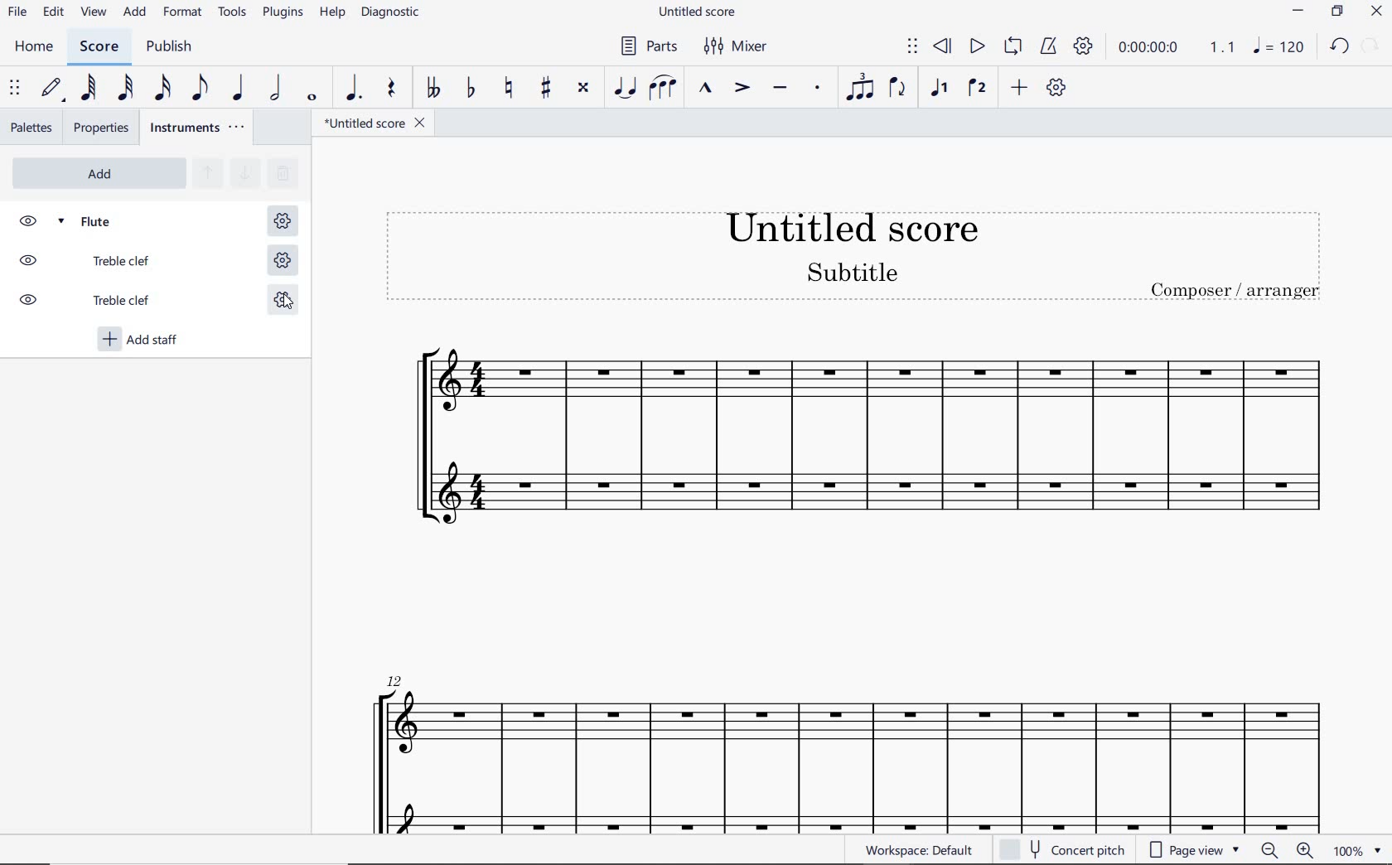 The height and width of the screenshot is (865, 1392). What do you see at coordinates (243, 172) in the screenshot?
I see `MOVE SELECTED INSTRUMENT DOWN` at bounding box center [243, 172].